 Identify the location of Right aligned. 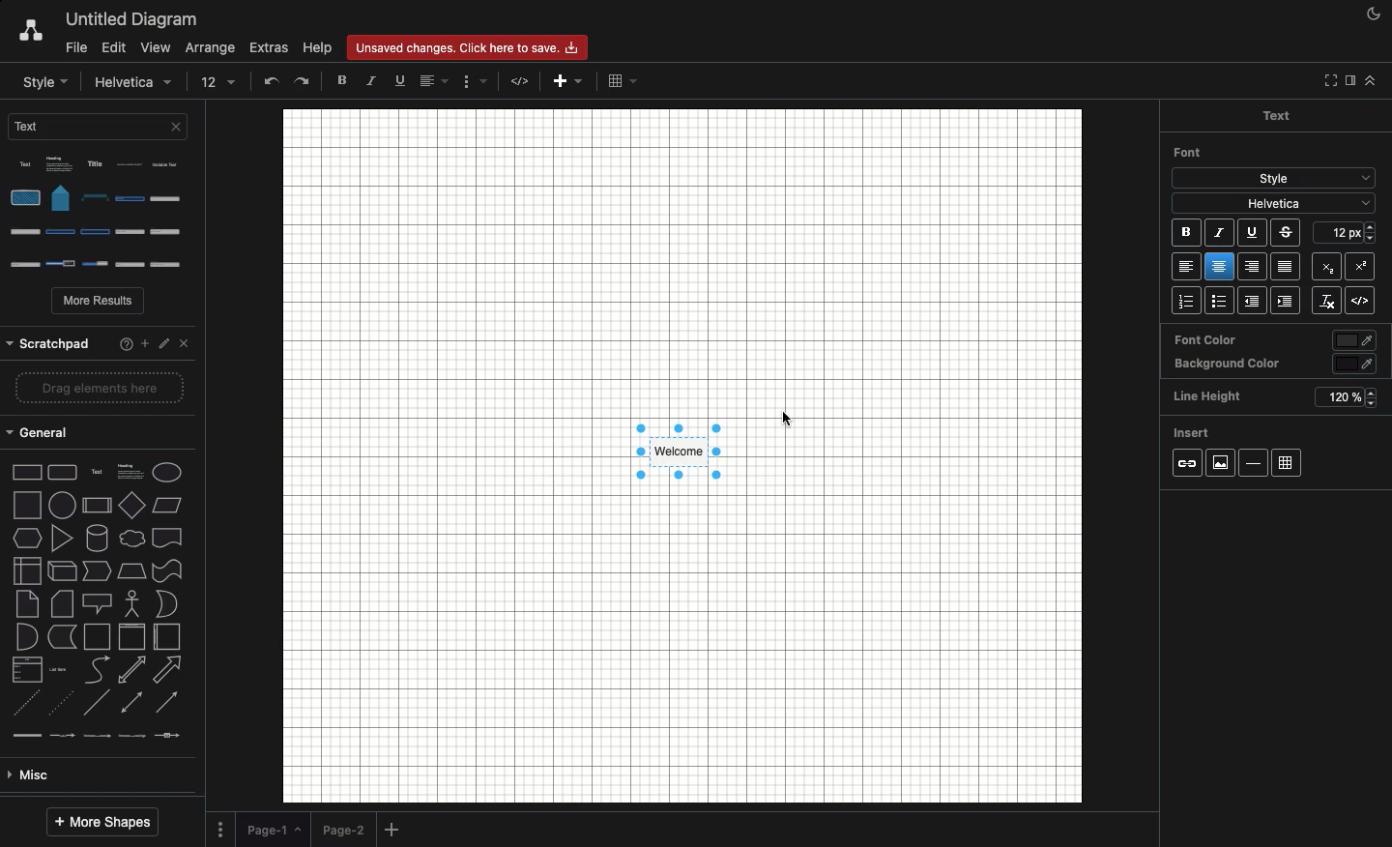
(1252, 266).